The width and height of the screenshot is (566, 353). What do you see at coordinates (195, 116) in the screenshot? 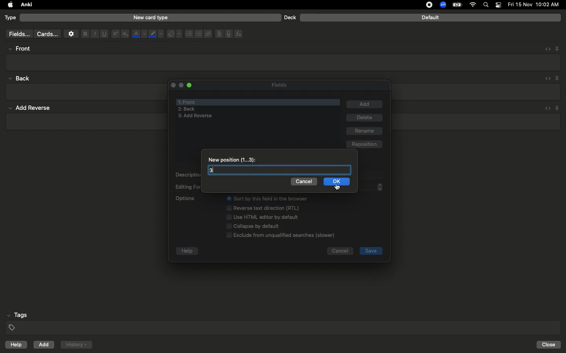
I see `add reverse` at bounding box center [195, 116].